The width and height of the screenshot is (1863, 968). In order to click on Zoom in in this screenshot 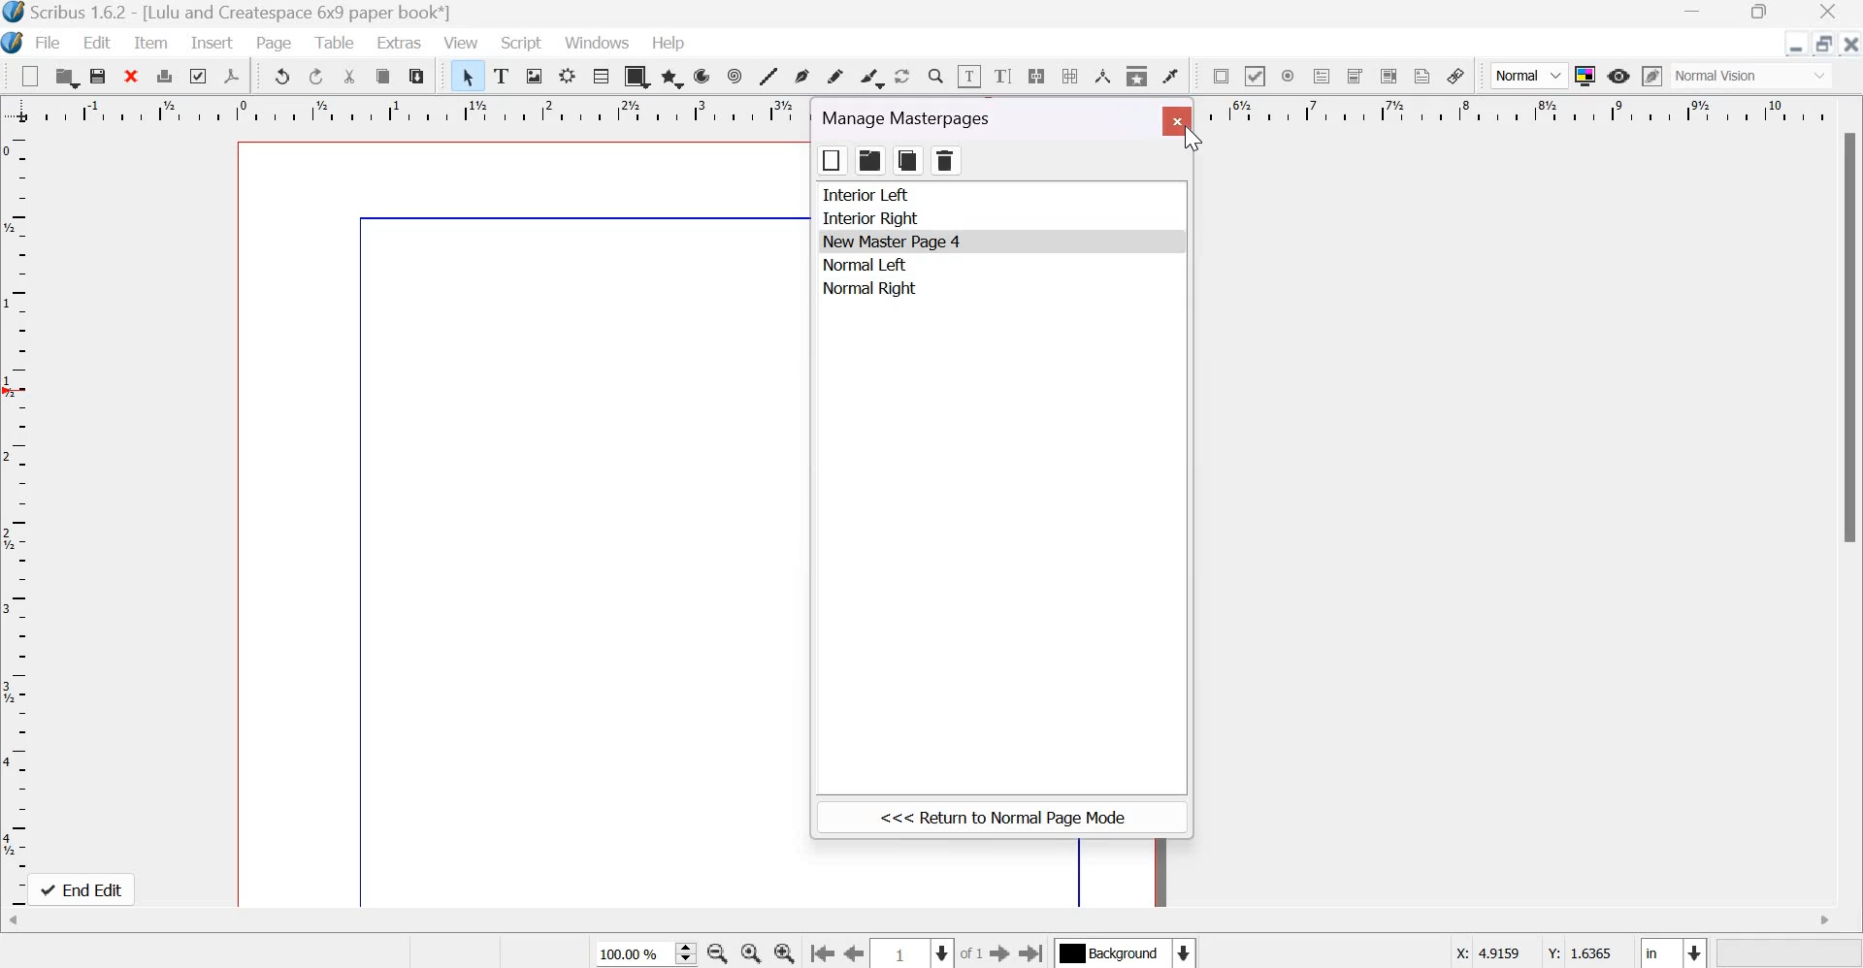, I will do `click(784, 952)`.